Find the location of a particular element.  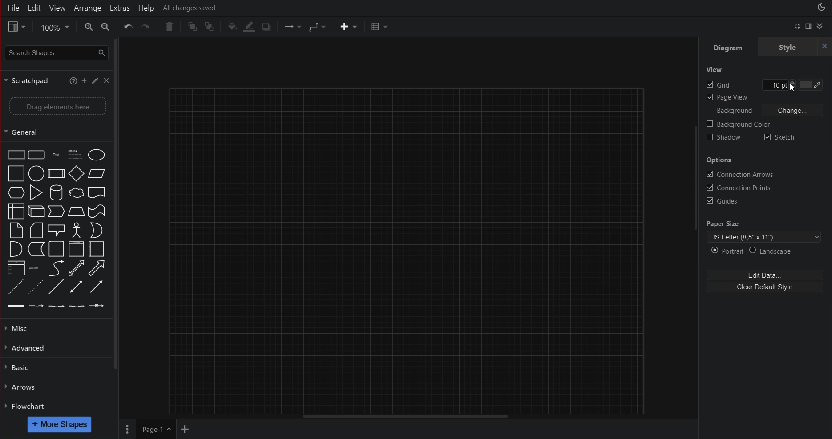

cloud is located at coordinates (76, 192).